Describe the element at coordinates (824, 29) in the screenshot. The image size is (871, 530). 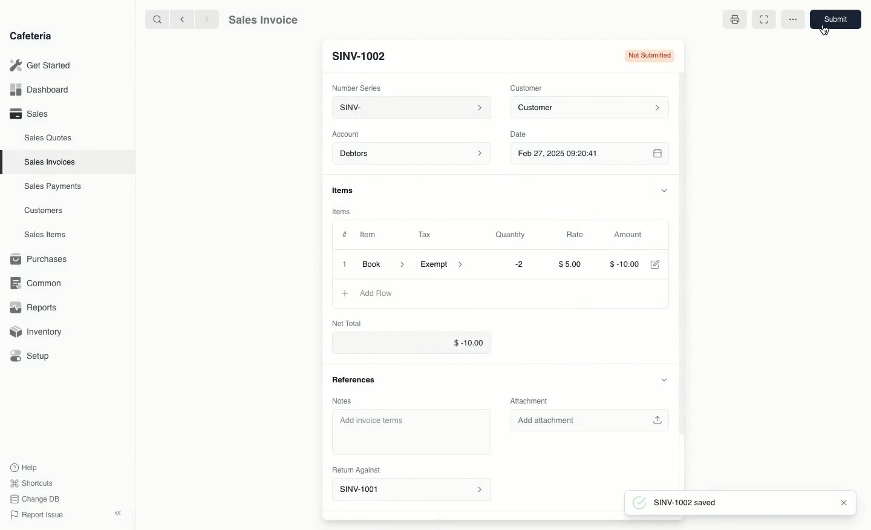
I see `cursor` at that location.